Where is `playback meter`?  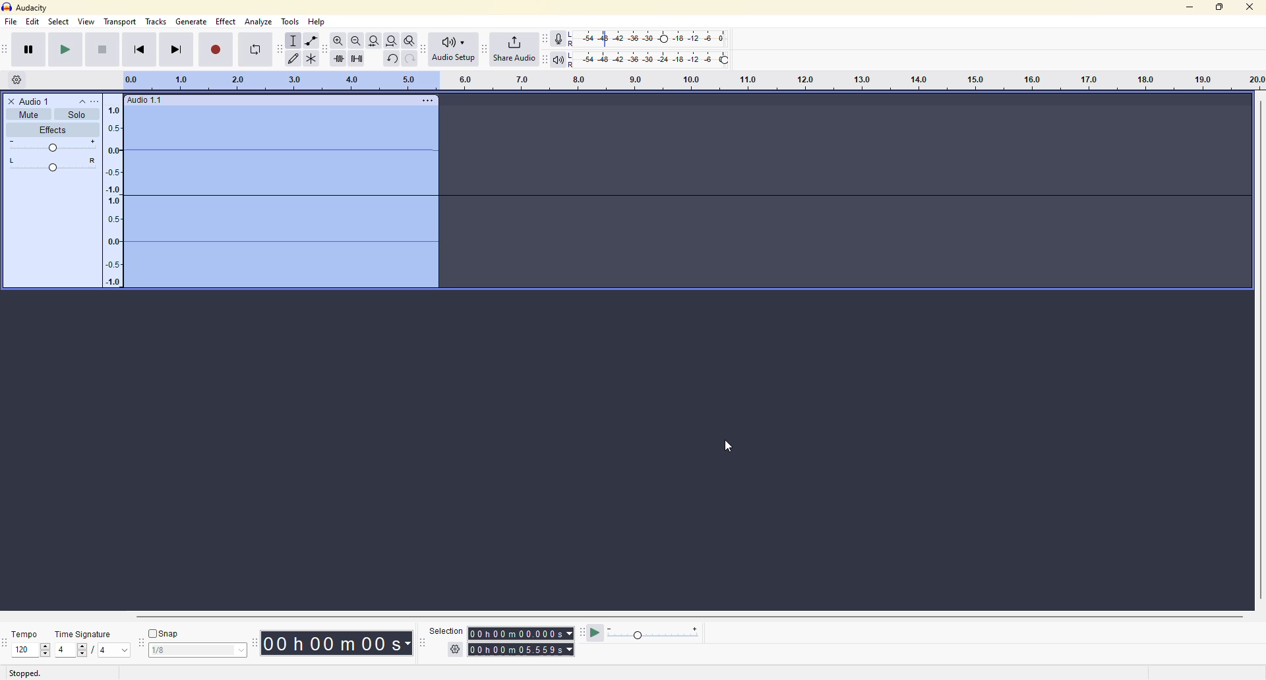 playback meter is located at coordinates (558, 59).